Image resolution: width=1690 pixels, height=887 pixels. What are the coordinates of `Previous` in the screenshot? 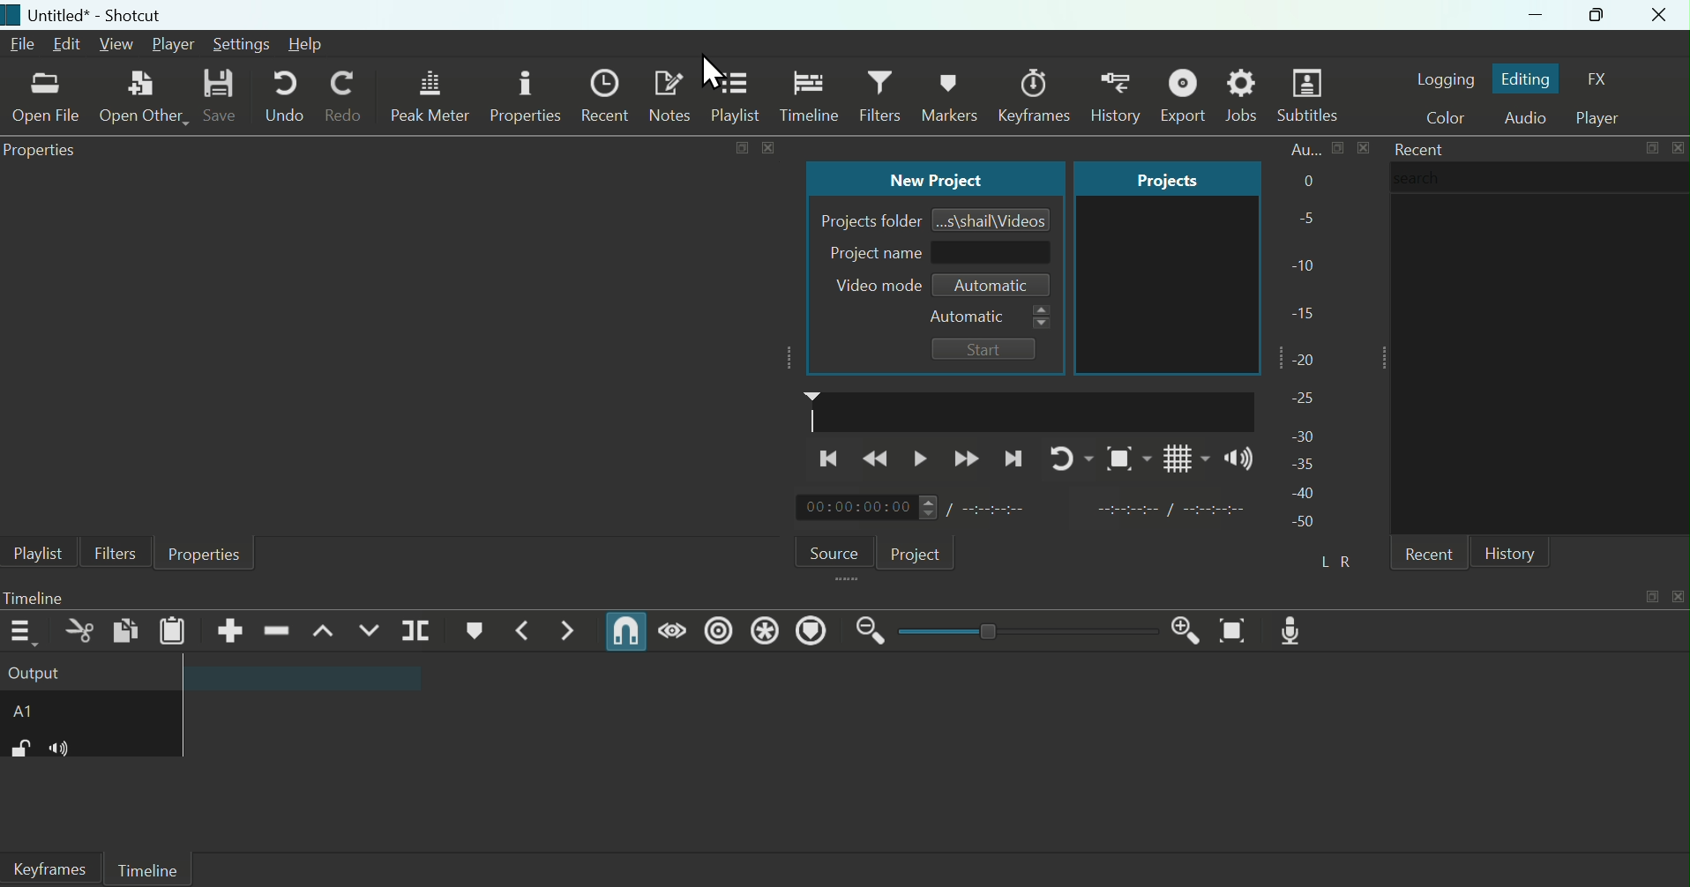 It's located at (828, 460).